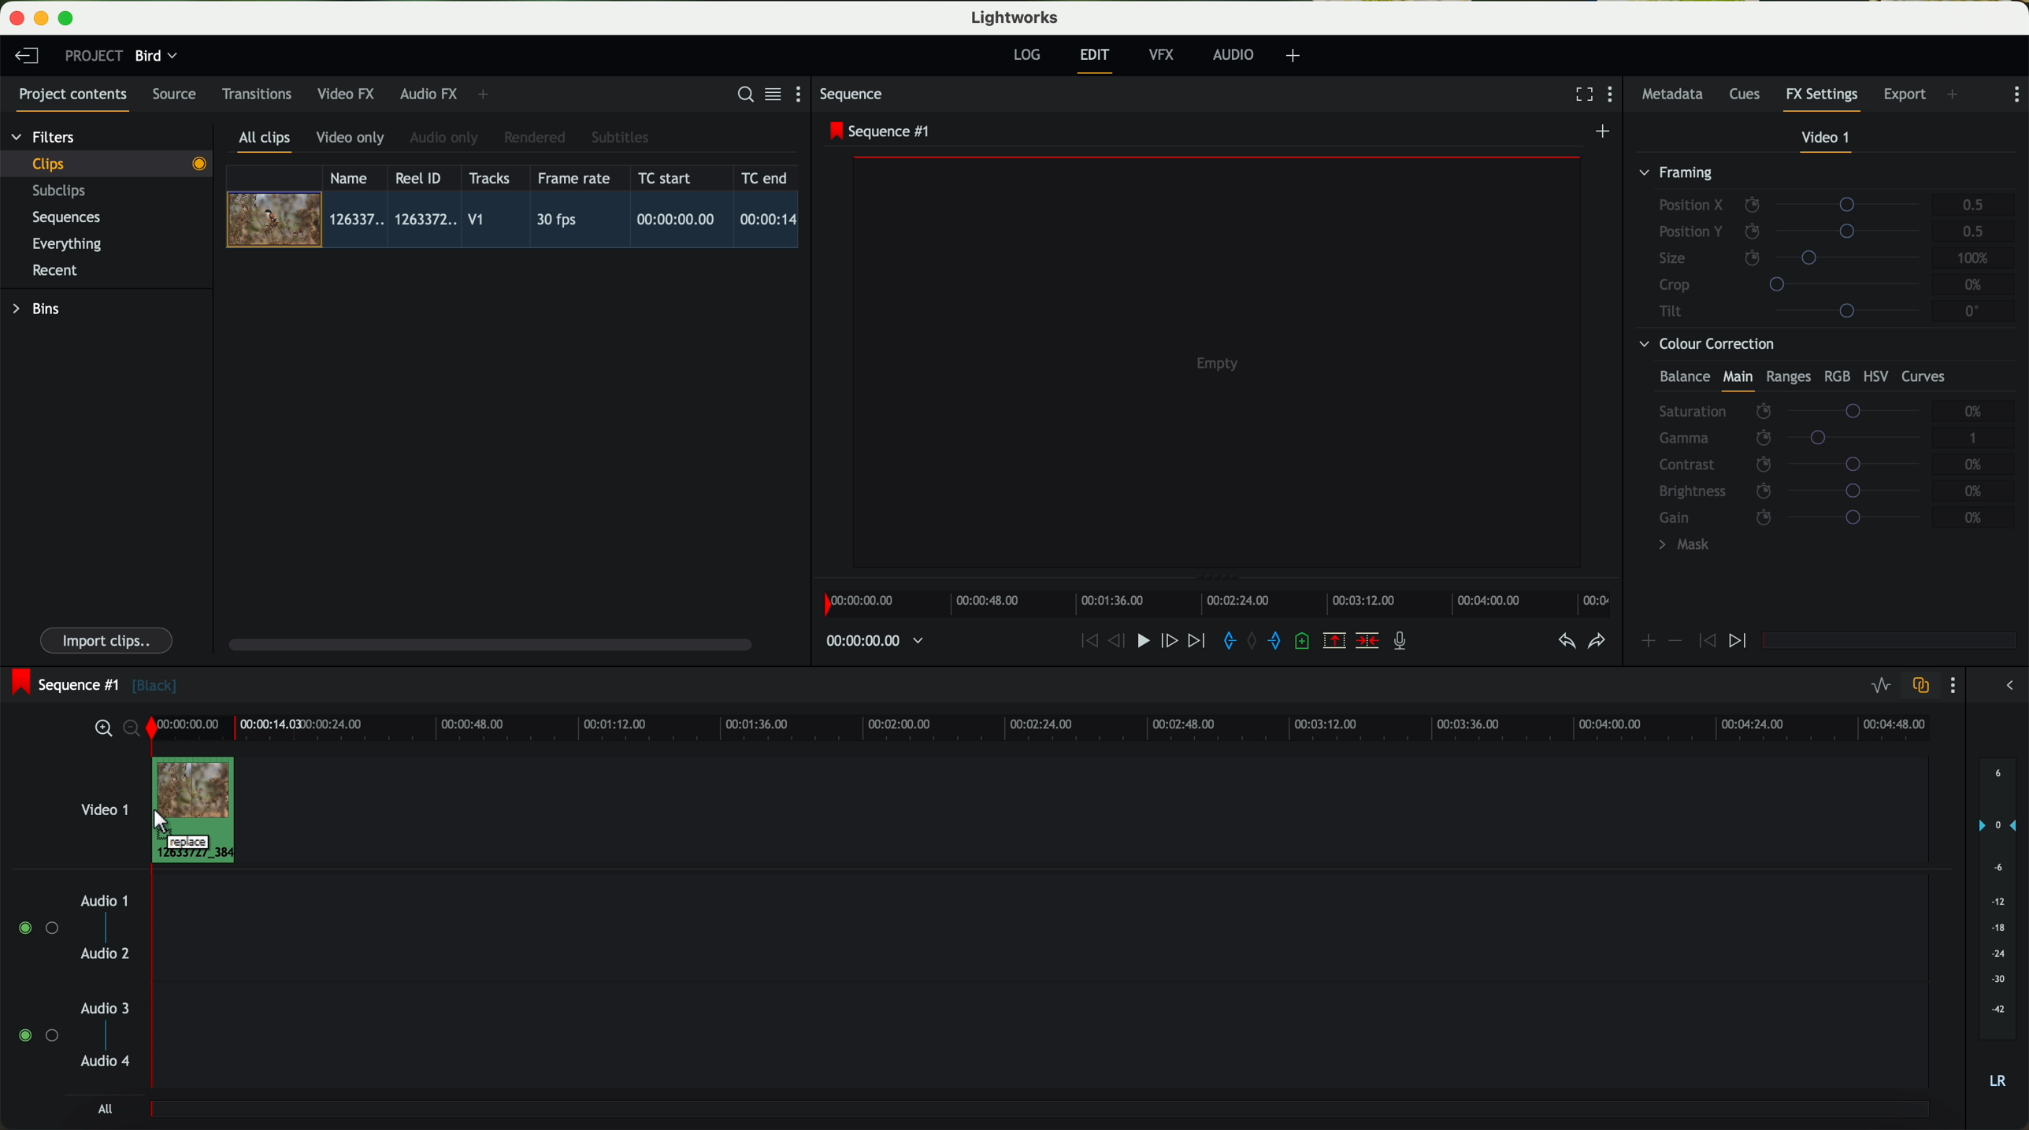 Image resolution: width=2029 pixels, height=1130 pixels. Describe the element at coordinates (1998, 928) in the screenshot. I see `audio output level (d/B)` at that location.